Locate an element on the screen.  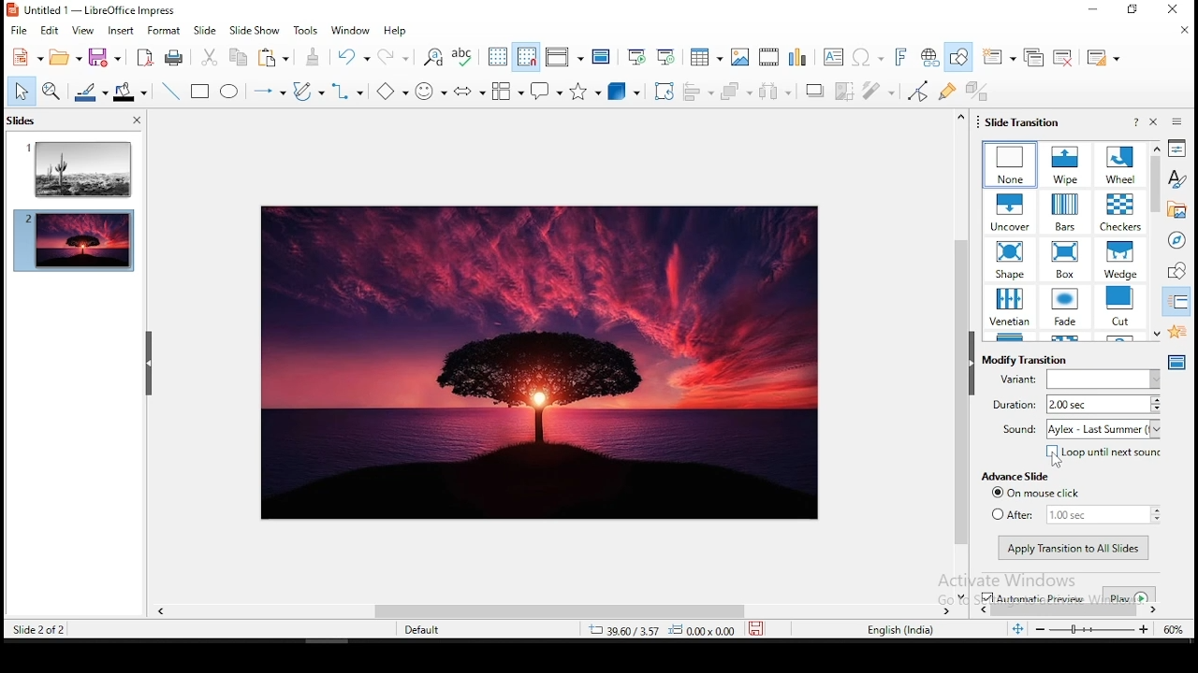
slide transition is located at coordinates (1024, 122).